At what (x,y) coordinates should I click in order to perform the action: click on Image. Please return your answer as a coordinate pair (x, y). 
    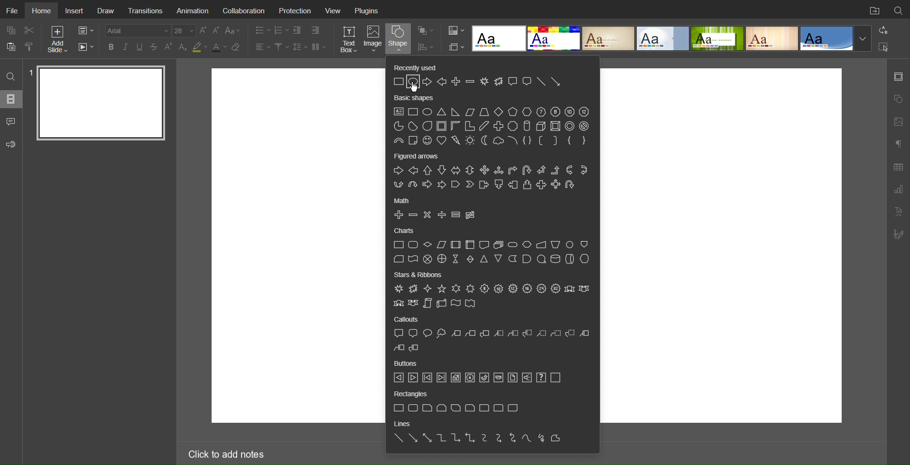
    Looking at the image, I should click on (374, 39).